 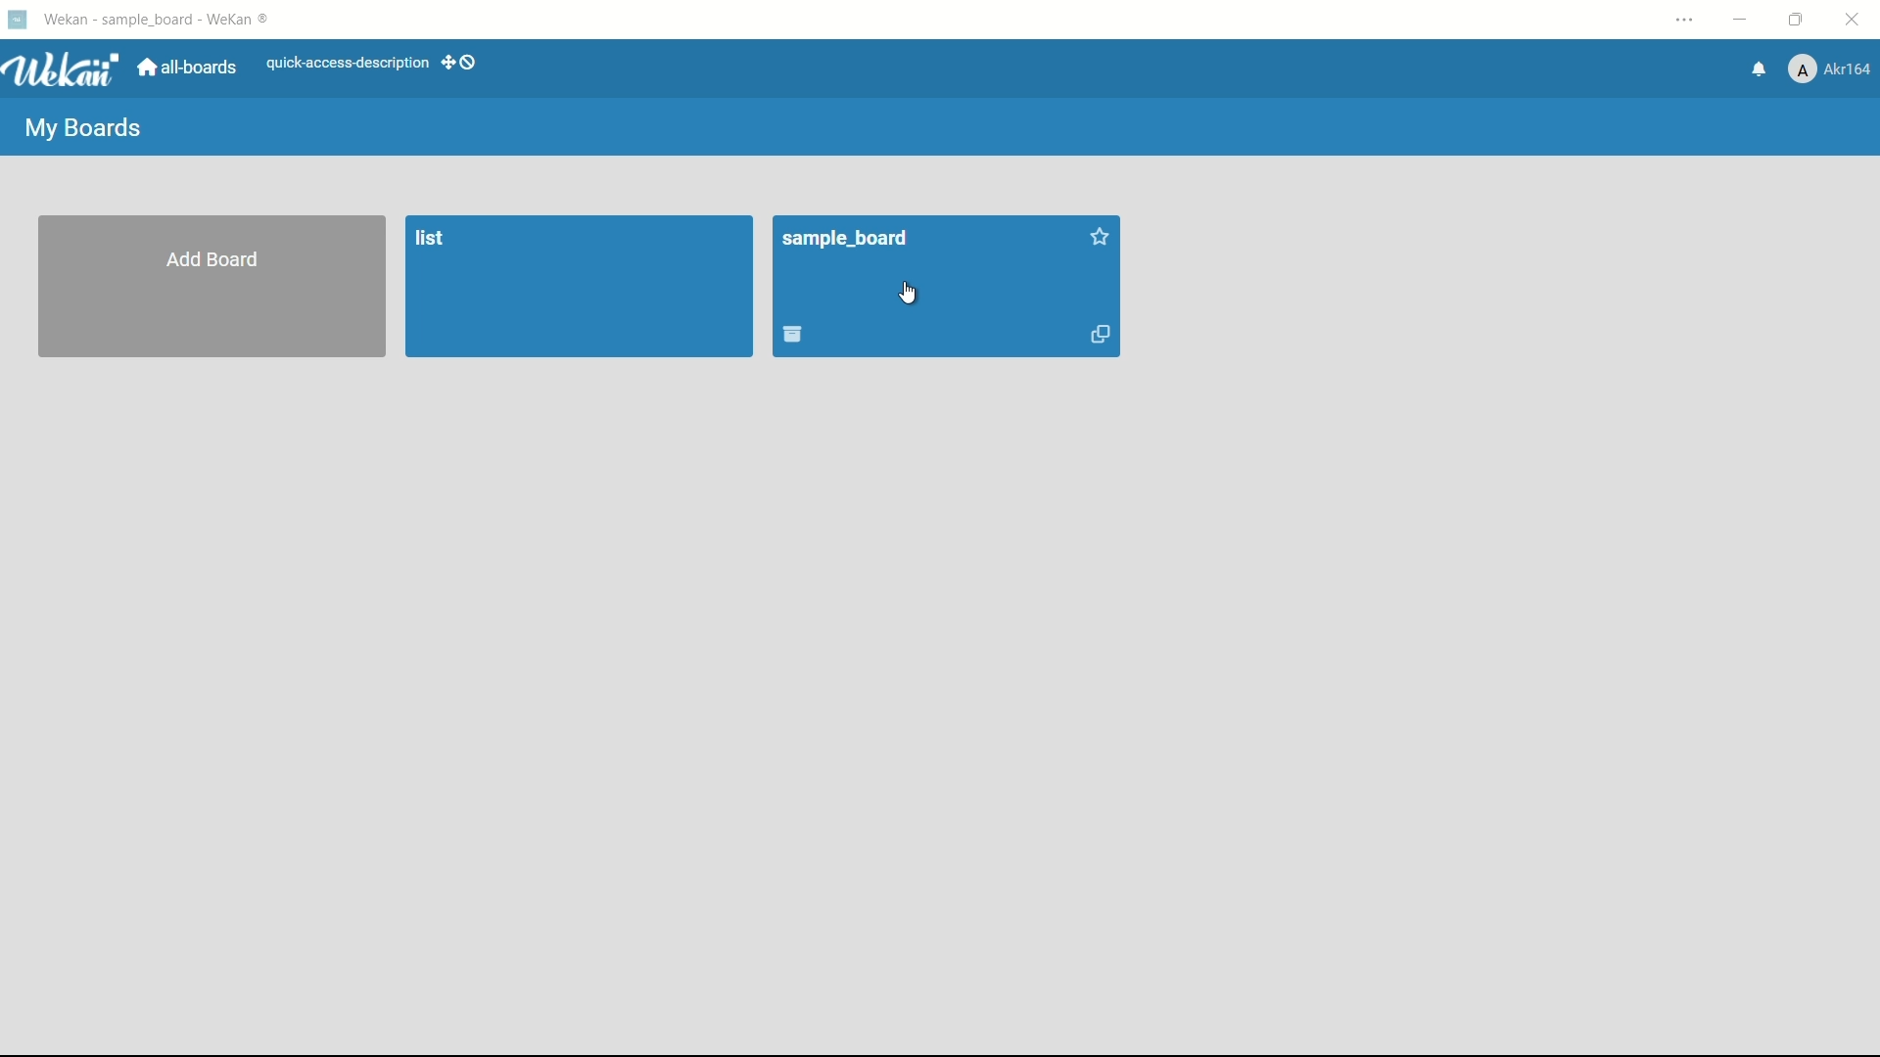 I want to click on close app, so click(x=1853, y=22).